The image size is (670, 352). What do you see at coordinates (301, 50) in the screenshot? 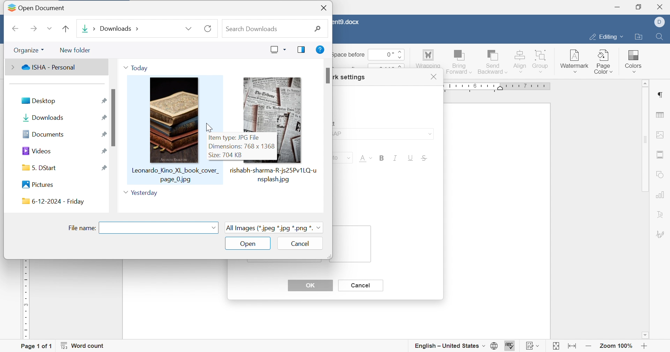
I see `show the preview pane` at bounding box center [301, 50].